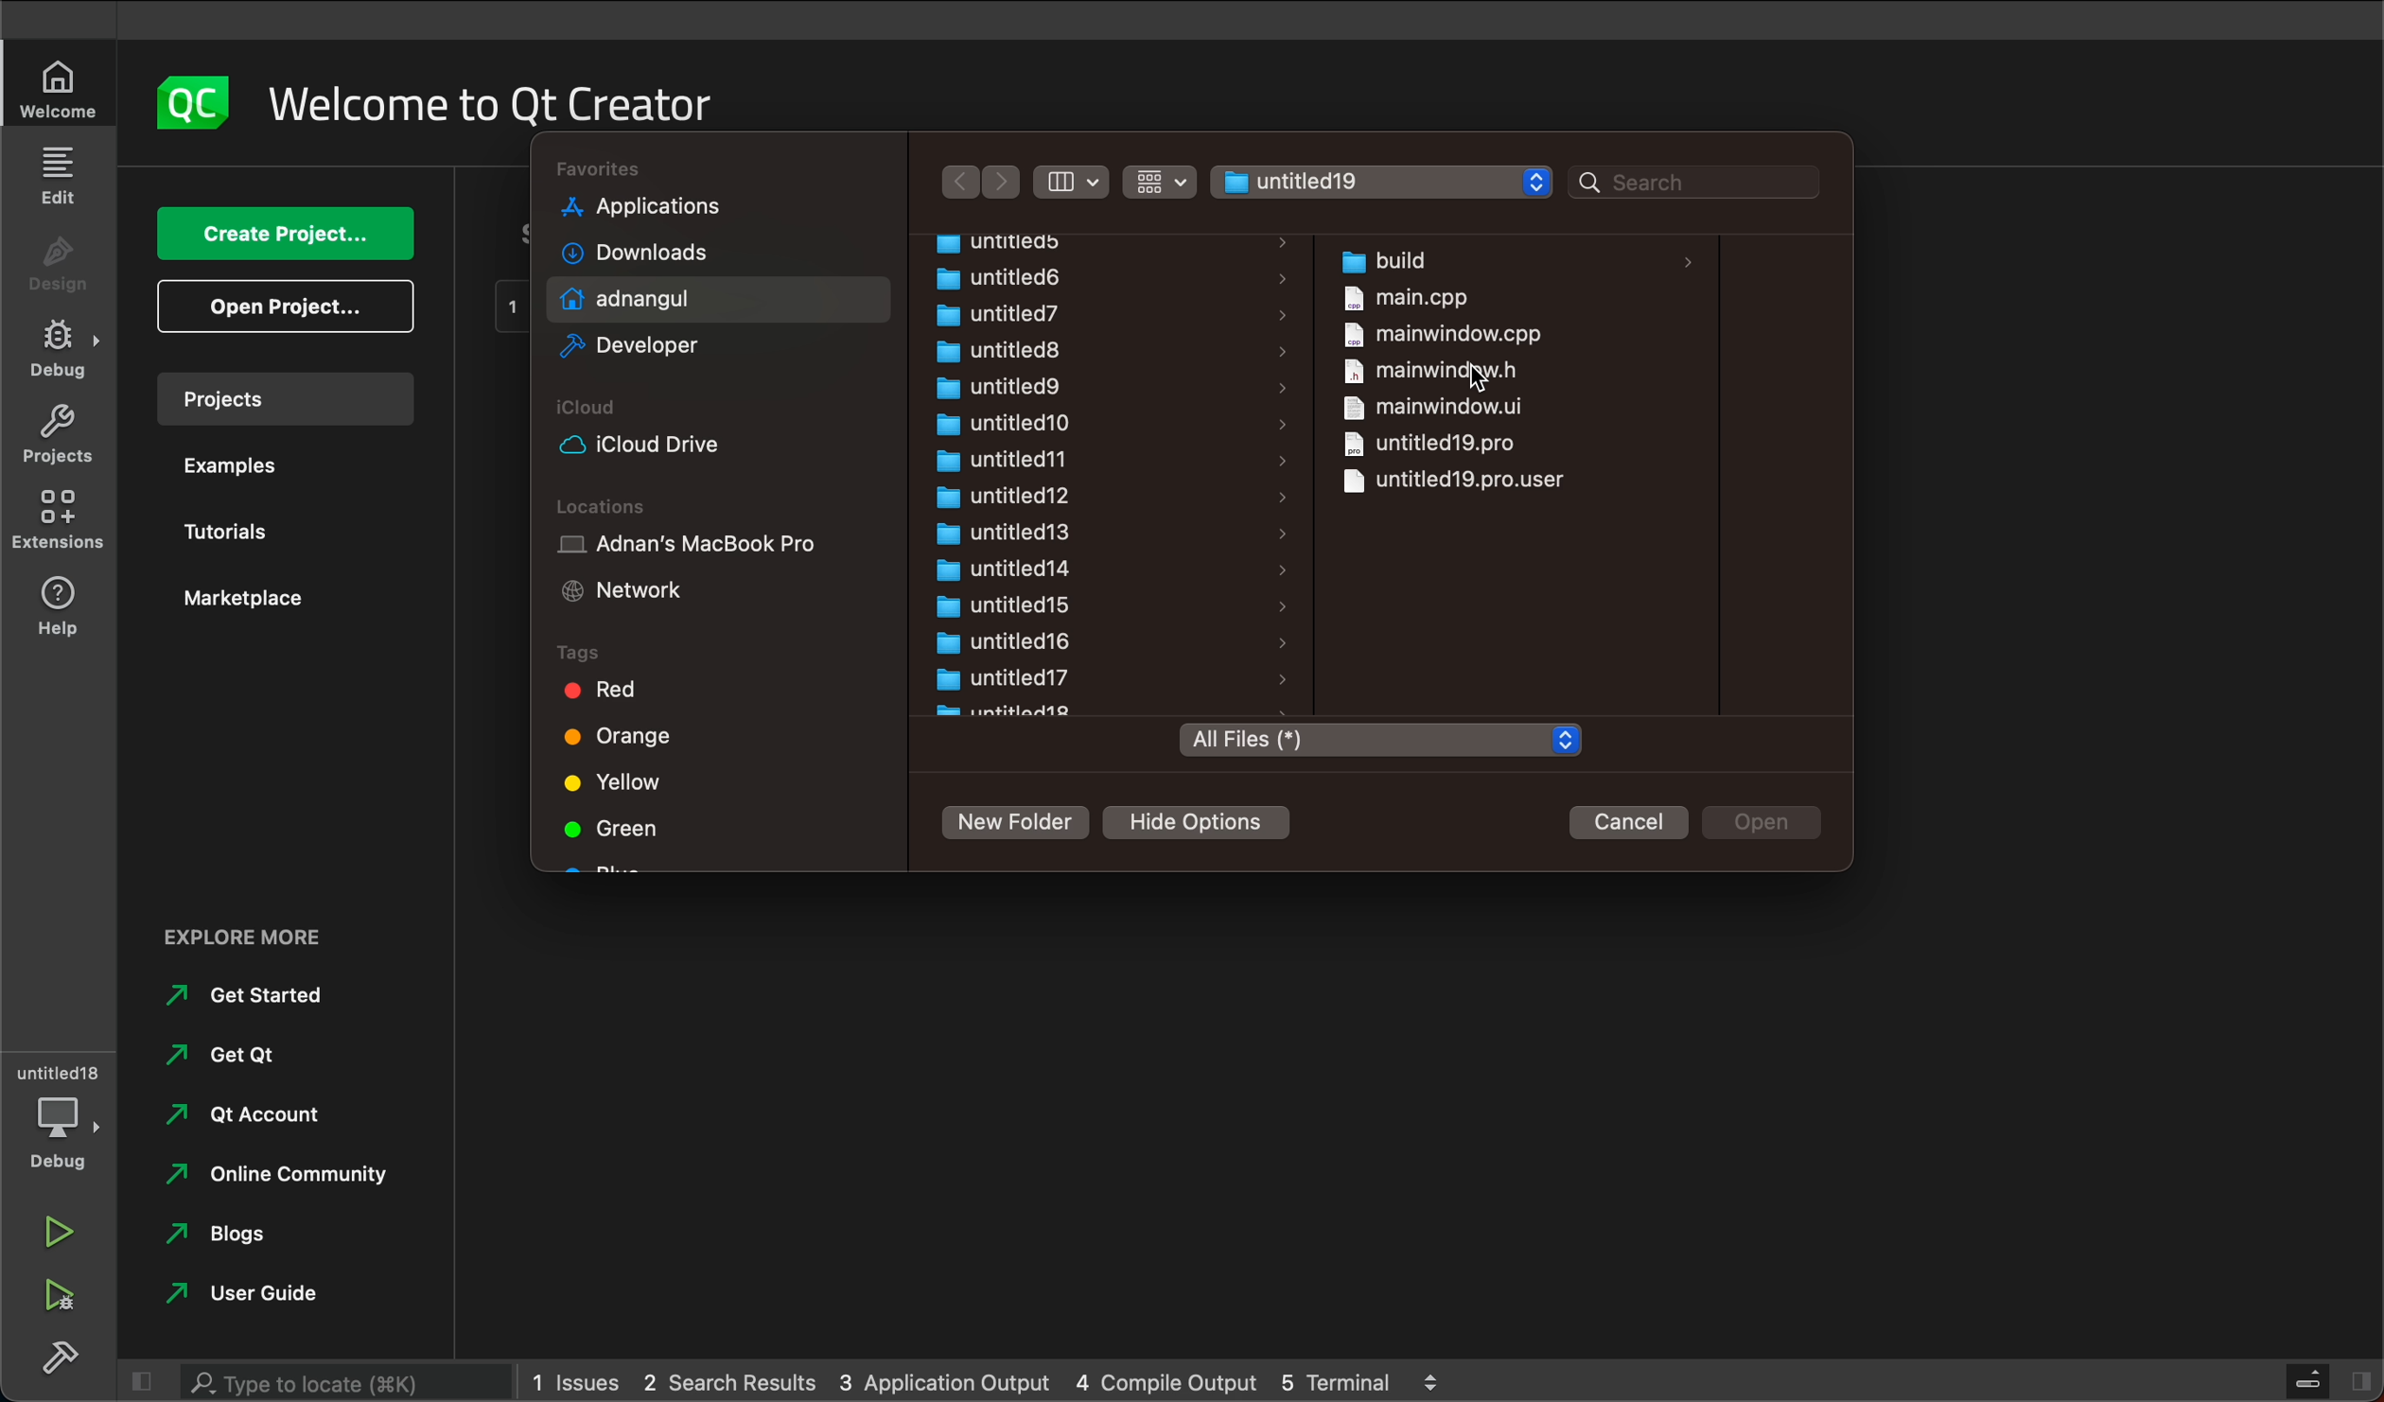 Image resolution: width=2384 pixels, height=1402 pixels. What do you see at coordinates (1206, 823) in the screenshot?
I see `hide options` at bounding box center [1206, 823].